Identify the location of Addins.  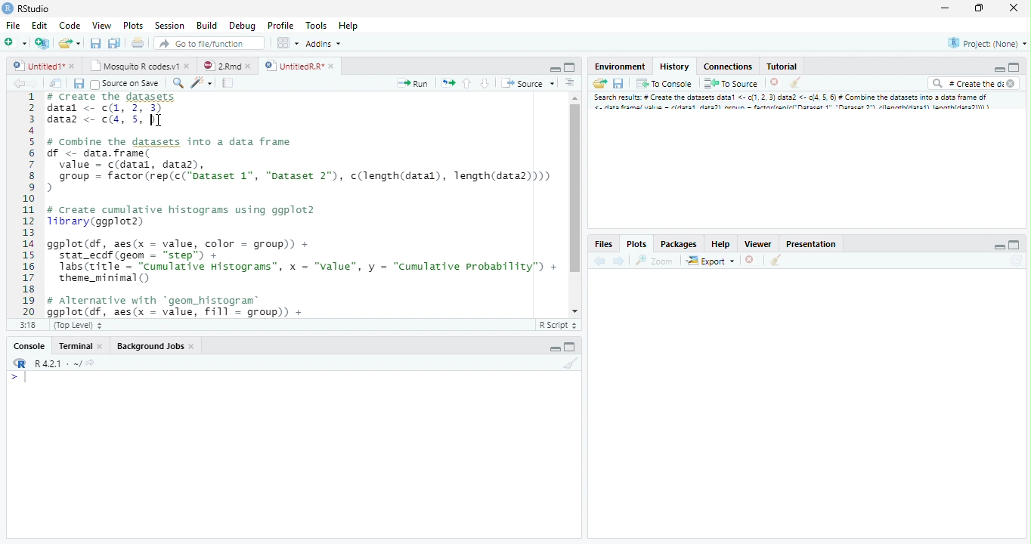
(324, 45).